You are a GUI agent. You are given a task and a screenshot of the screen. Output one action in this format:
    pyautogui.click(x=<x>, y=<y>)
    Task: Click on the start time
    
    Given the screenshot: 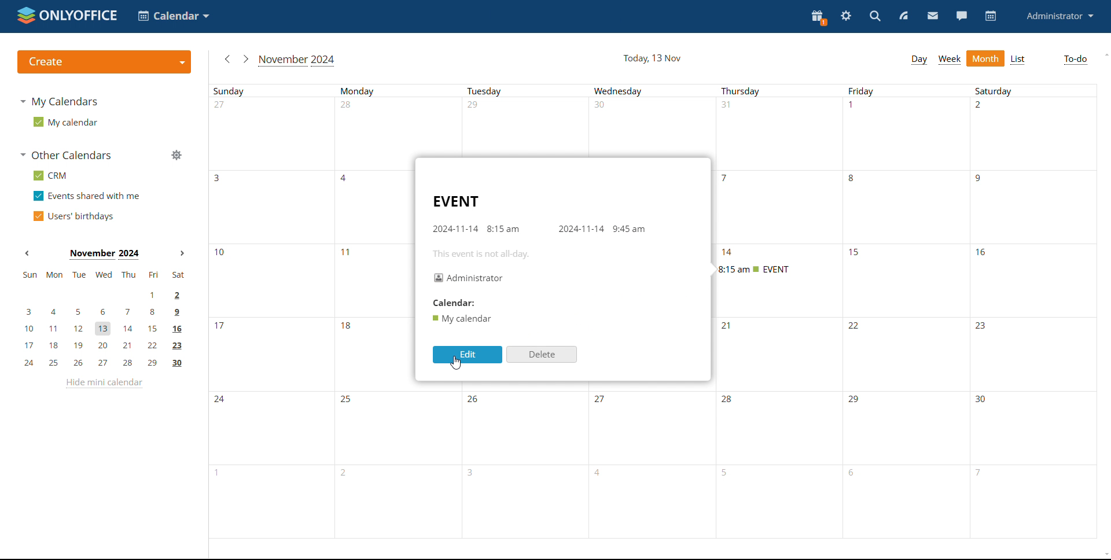 What is the action you would take?
    pyautogui.click(x=503, y=229)
    